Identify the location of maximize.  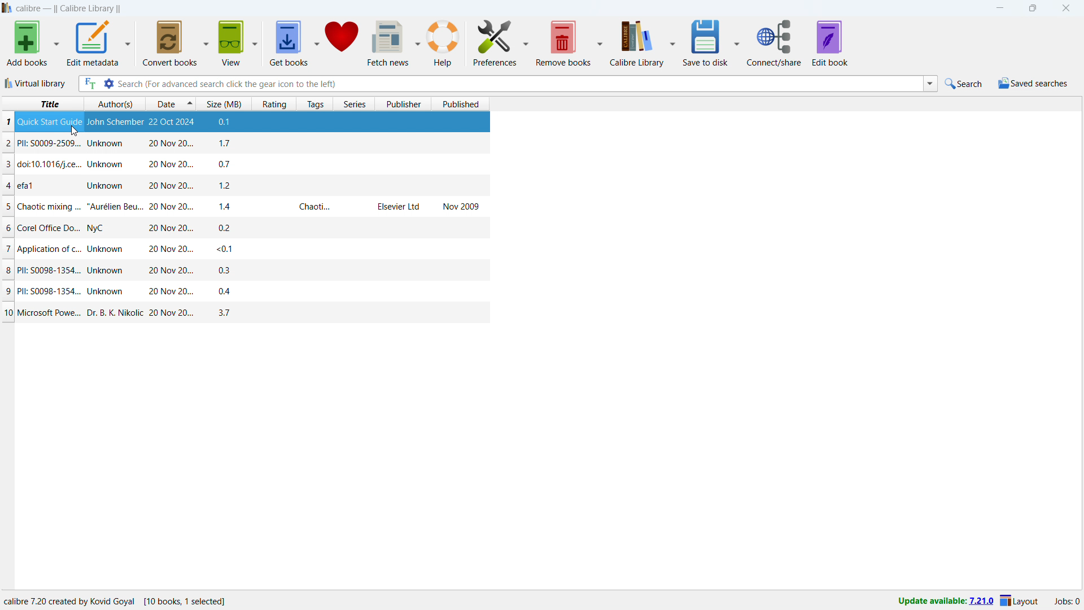
(1035, 8).